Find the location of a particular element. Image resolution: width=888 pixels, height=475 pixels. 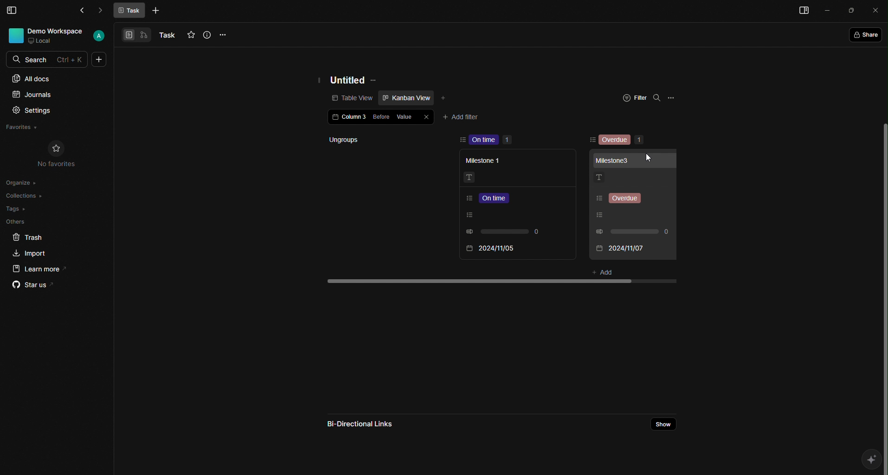

Favourites is located at coordinates (191, 34).